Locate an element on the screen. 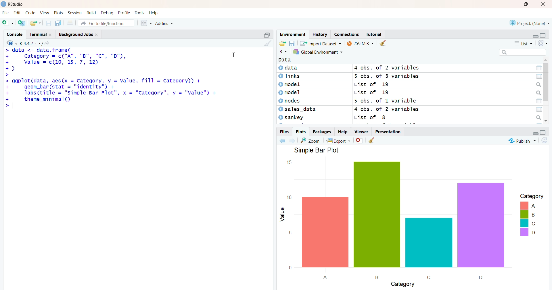  plots is located at coordinates (59, 13).